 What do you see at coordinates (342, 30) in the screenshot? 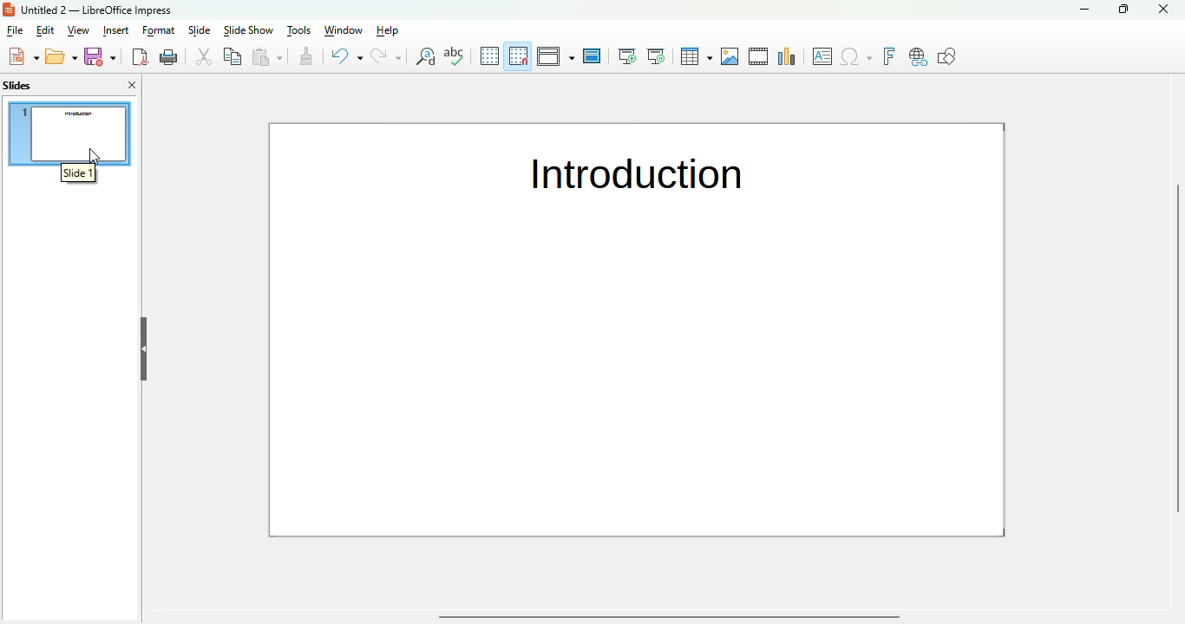
I see `window` at bounding box center [342, 30].